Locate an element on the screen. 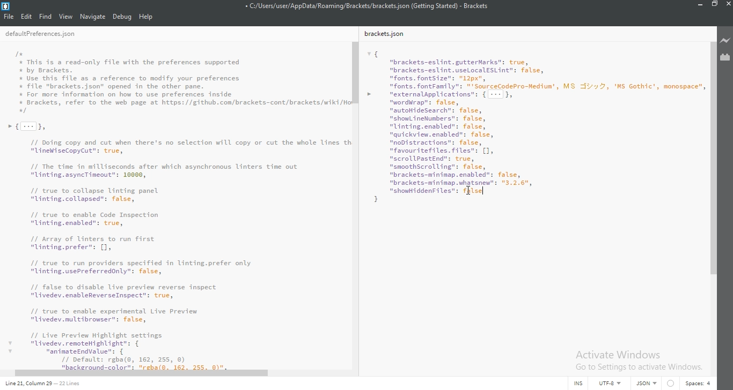  I+# This is a read-only file with the preferences supported# by Brackets.Use this file as a reference to modify your preferences+ file "brackets.json" opened in the other pane.* For more information on how to use preferences inside+ Brackets, refer to the web page at https://github.con/brackets-cont/brackets/wiki/H+»{[-]}// Doing copy and cut when there's no selection will copy or cut the whole Lines t“LineWiseCopyCut": true,// The time in milliseconds after which asynchronous linters time out"linting.asyncTineout": 10000,// true to collapse linting panel"linting.collapsed”: false,// true to enable Code Inspection"linting.enabled": true,71 Array of inters to run first"Unting.prefer"s [1// true to run providers specified in linting.prefer only"linting.usePreferredonly": false,// false to disable live preview reverse inspect"ivedev. enableReverseInspect”: true,11 true to enable experimental Live Preview"Livedev.multibrowser": false,/1 Live Preview Highlight settingsv "livedev.remoteHighlight": {v “aninateEndvalue: {// Default: rgba(o, 162, 255, 0)21 is located at coordinates (175, 206).